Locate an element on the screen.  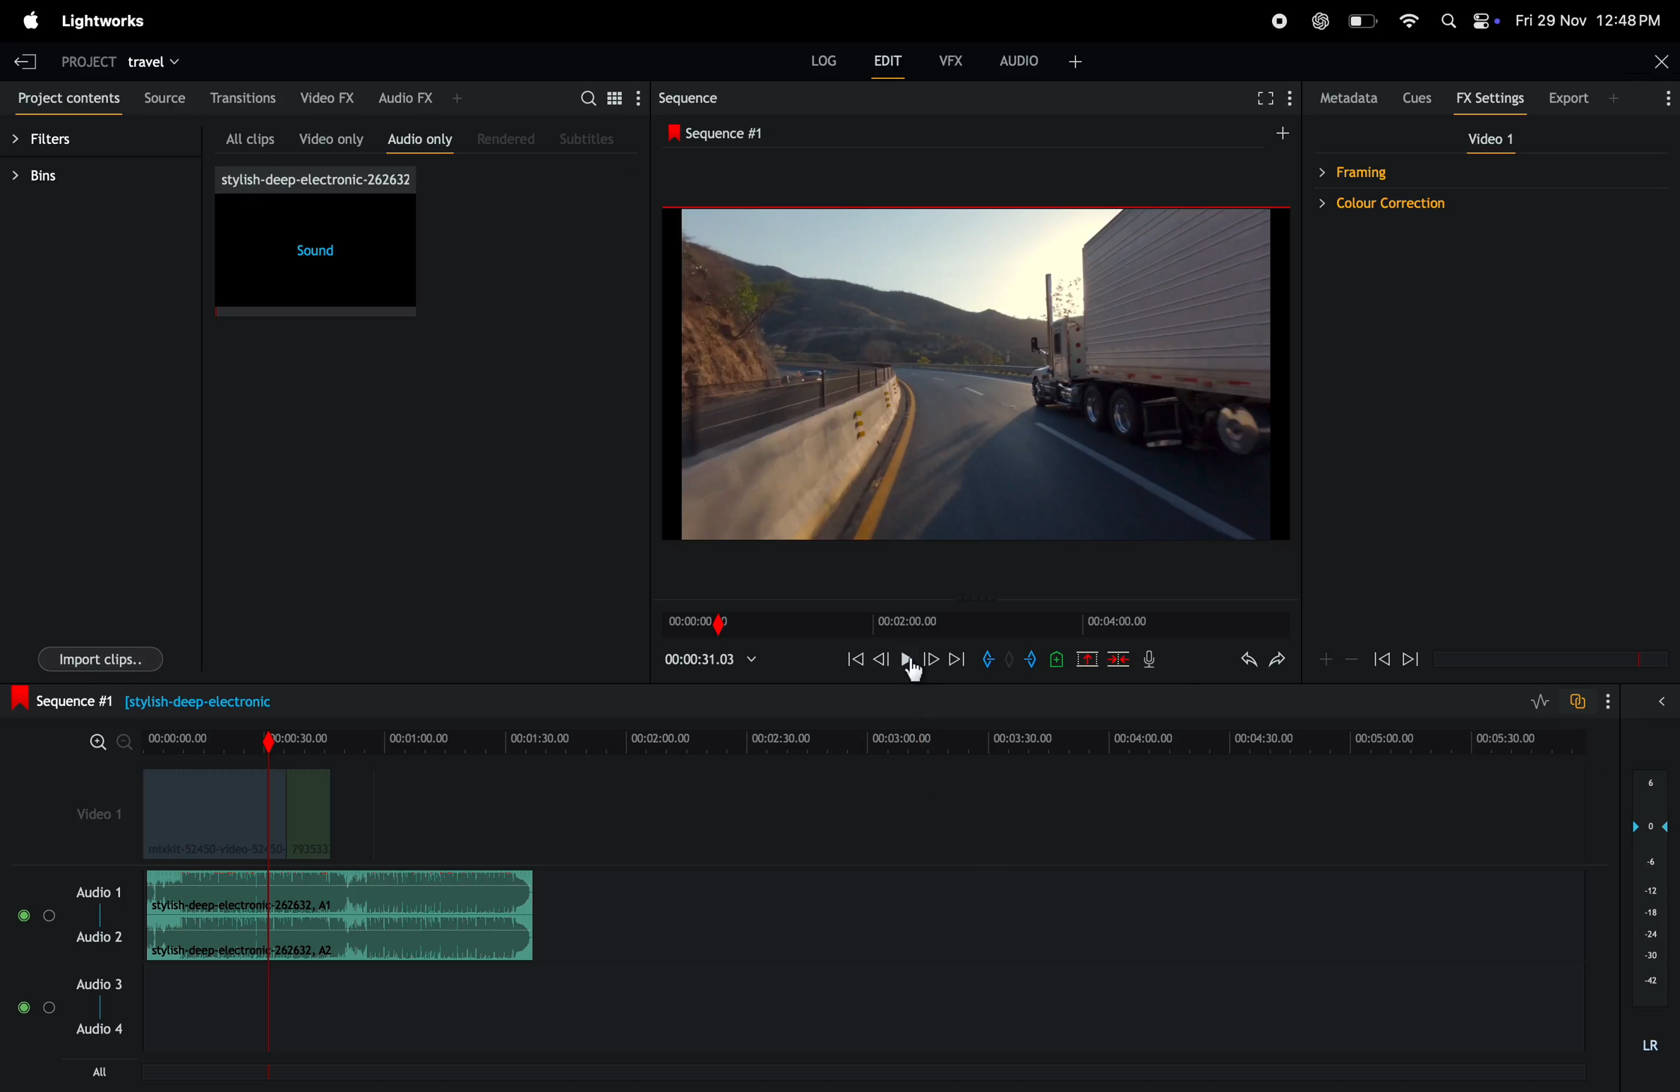
previous is located at coordinates (883, 659).